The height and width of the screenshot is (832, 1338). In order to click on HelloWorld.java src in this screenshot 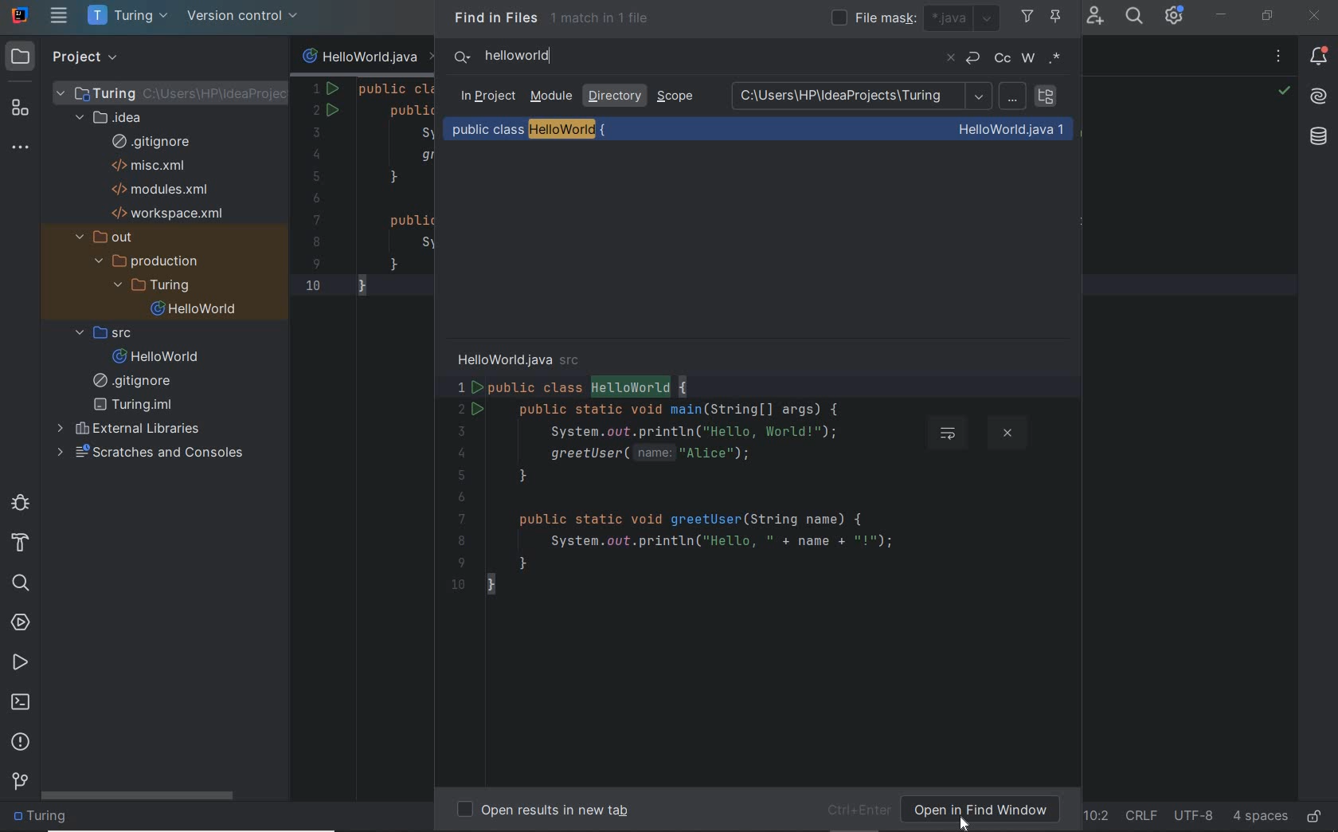, I will do `click(515, 359)`.